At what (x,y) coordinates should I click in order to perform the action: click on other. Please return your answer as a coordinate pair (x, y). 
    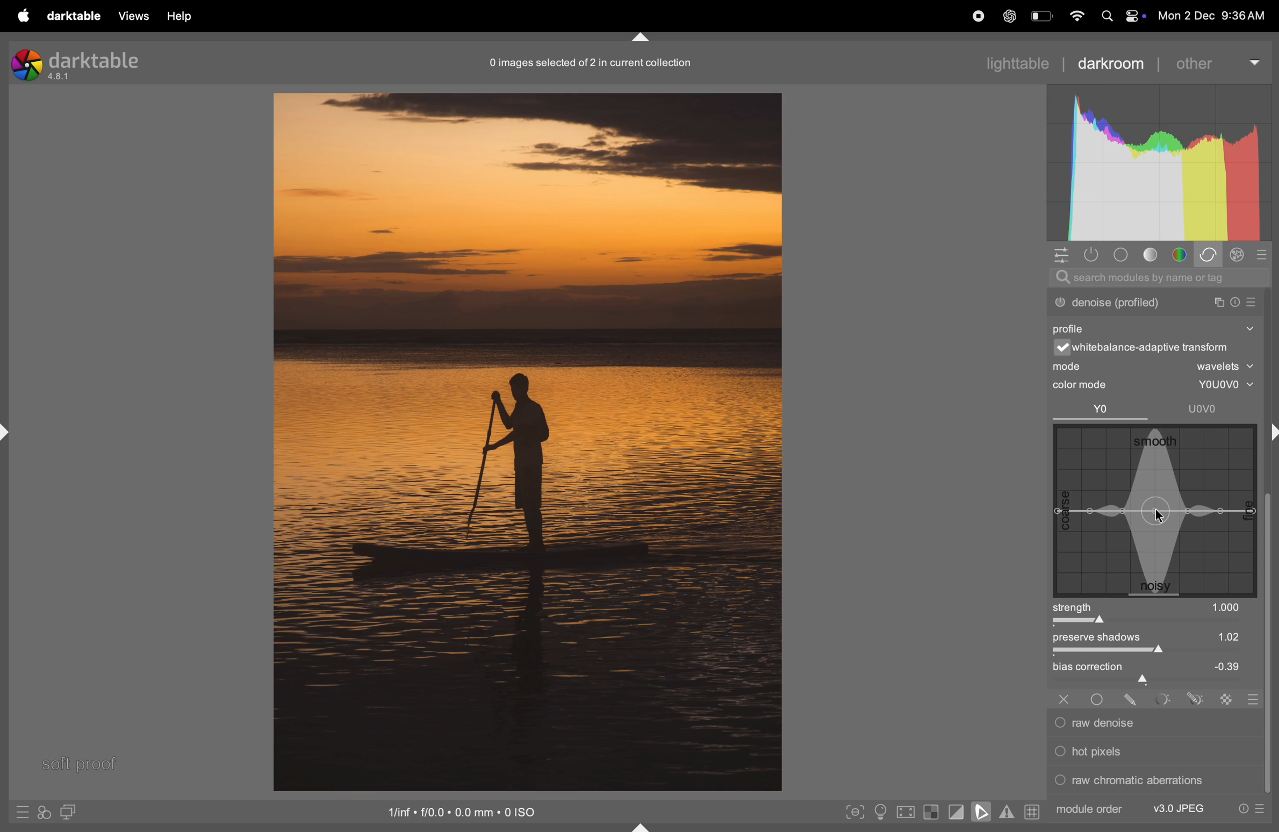
    Looking at the image, I should click on (1220, 60).